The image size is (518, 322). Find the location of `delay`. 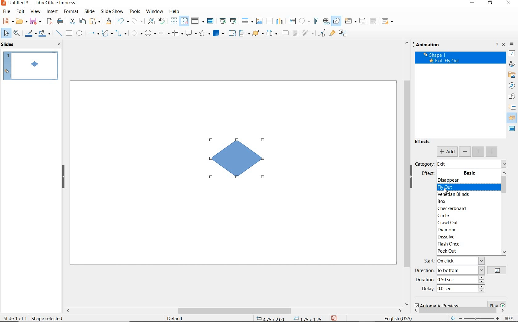

delay is located at coordinates (453, 290).